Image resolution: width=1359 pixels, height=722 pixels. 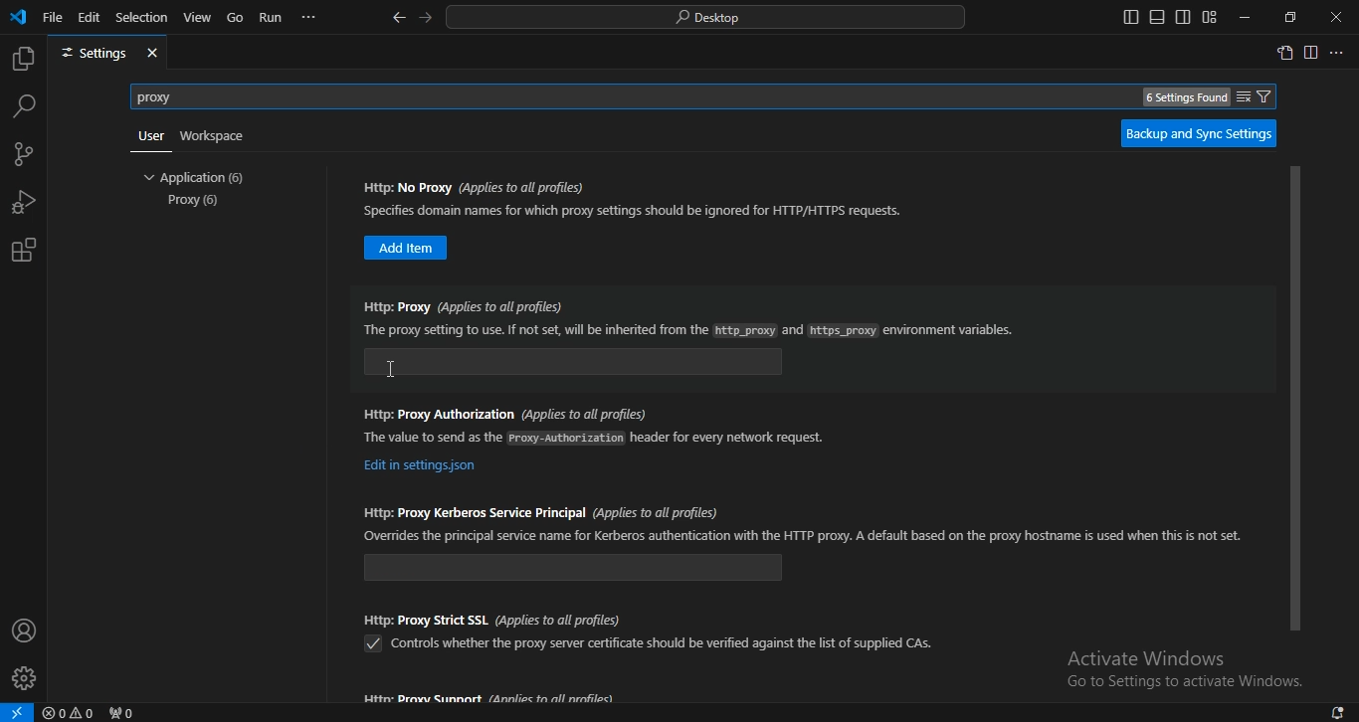 I want to click on https: proxy strict SSL, so click(x=493, y=618).